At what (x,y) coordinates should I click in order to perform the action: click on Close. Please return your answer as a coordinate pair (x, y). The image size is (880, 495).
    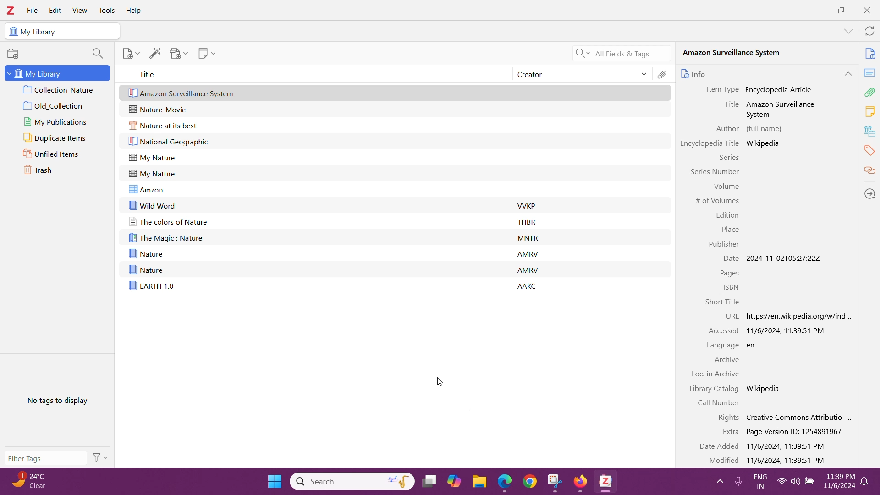
    Looking at the image, I should click on (866, 10).